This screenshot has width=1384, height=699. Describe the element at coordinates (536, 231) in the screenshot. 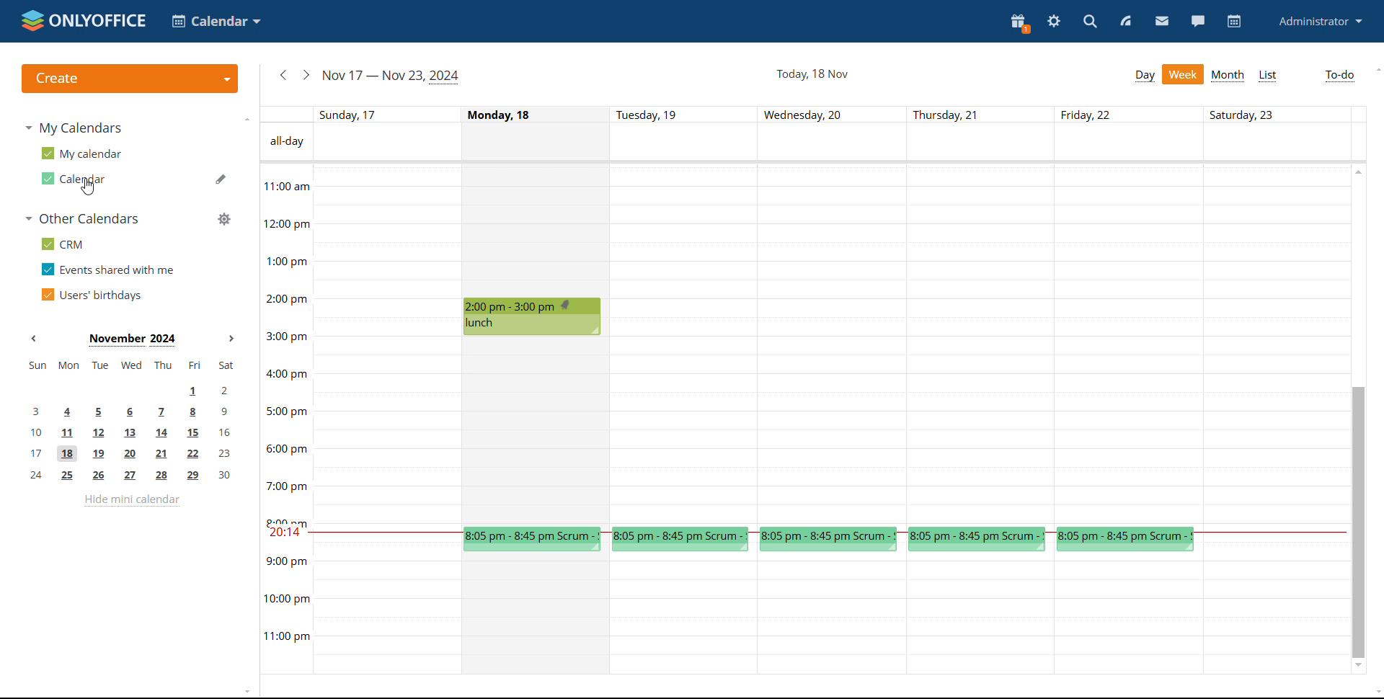

I see `Monday` at that location.